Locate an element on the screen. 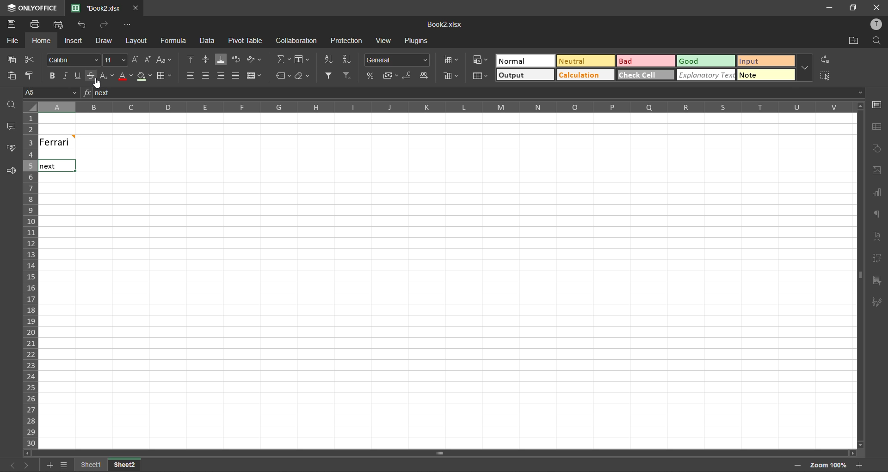 This screenshot has width=888, height=472. sub/superscript is located at coordinates (106, 76).